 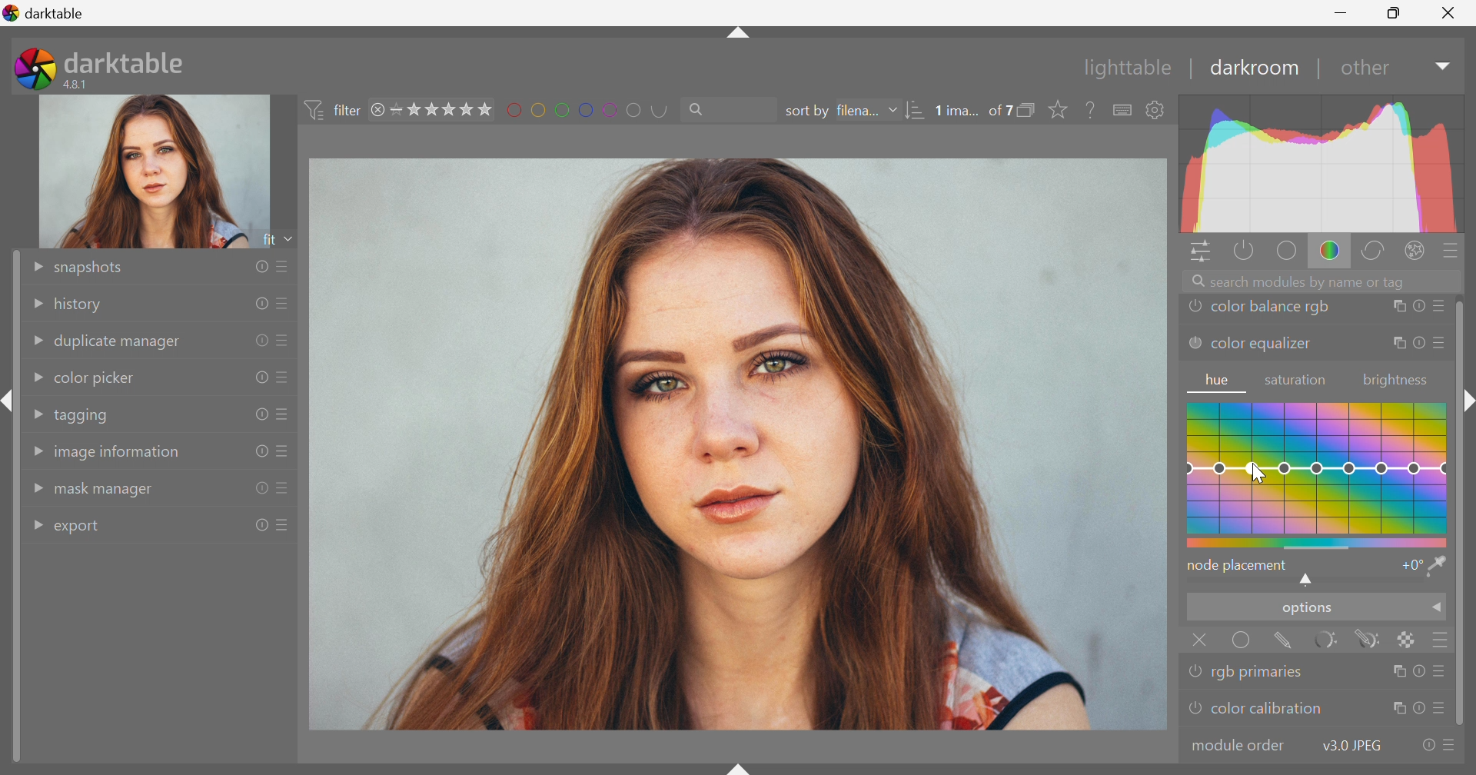 I want to click on 4.8.1, so click(x=82, y=84).